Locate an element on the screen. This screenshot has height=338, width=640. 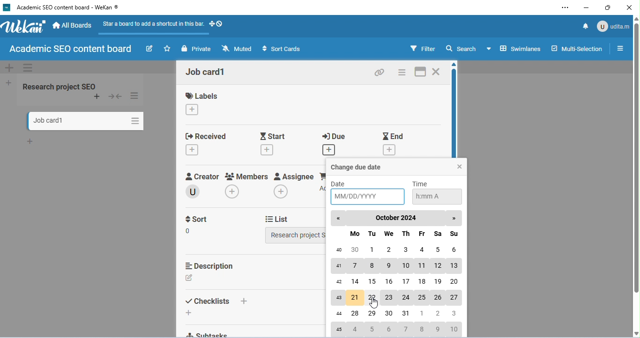
add swimelane is located at coordinates (10, 68).